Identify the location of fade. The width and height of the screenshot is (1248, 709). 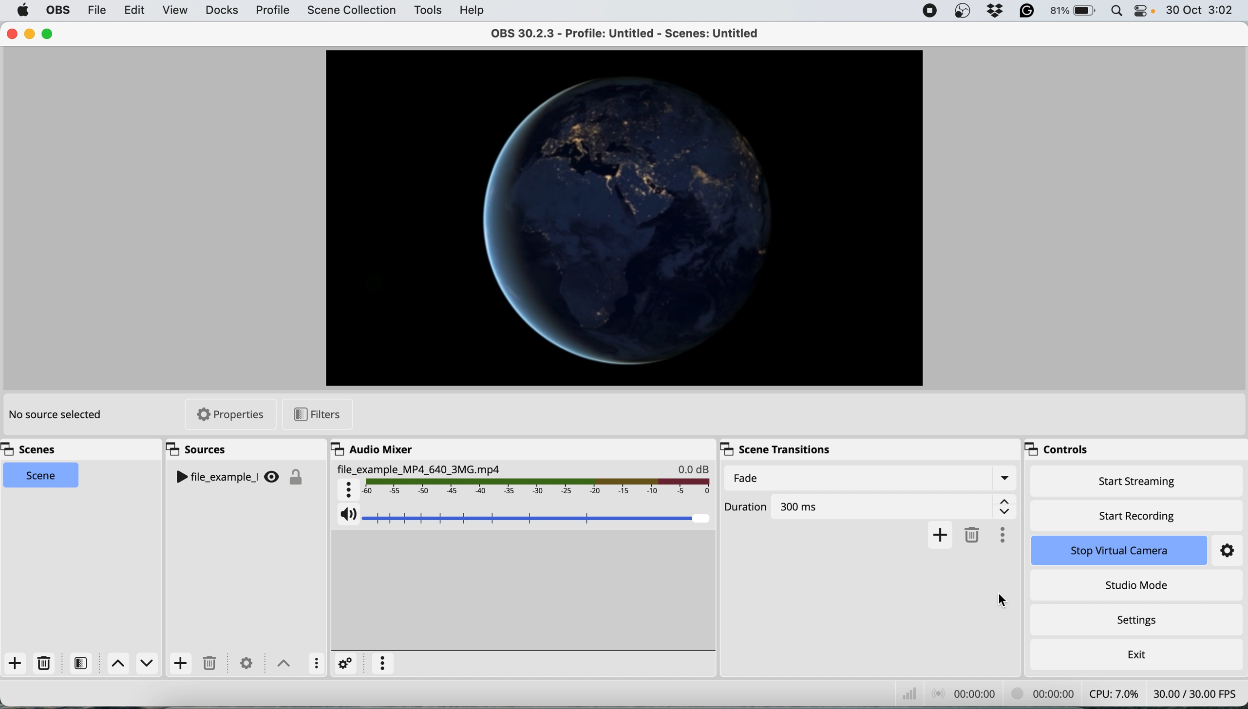
(871, 477).